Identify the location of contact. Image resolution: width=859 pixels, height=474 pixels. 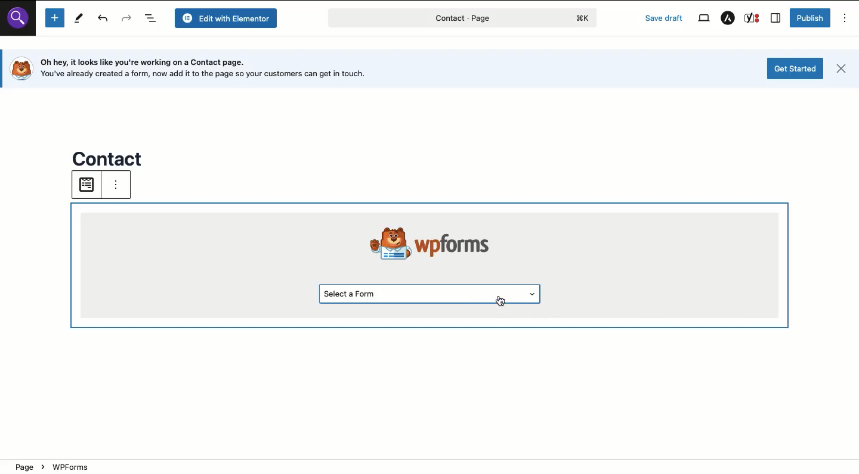
(109, 157).